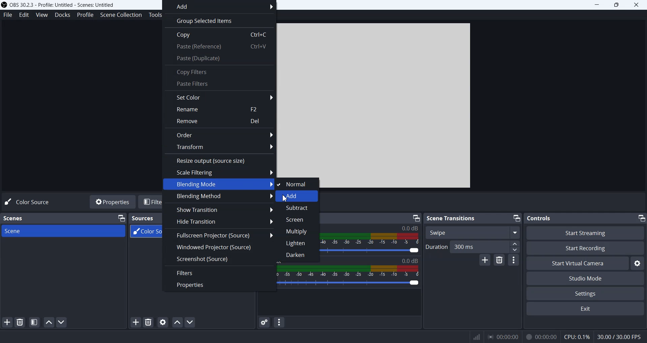 This screenshot has width=647, height=343. I want to click on Fullscreen Projector (source), so click(220, 235).